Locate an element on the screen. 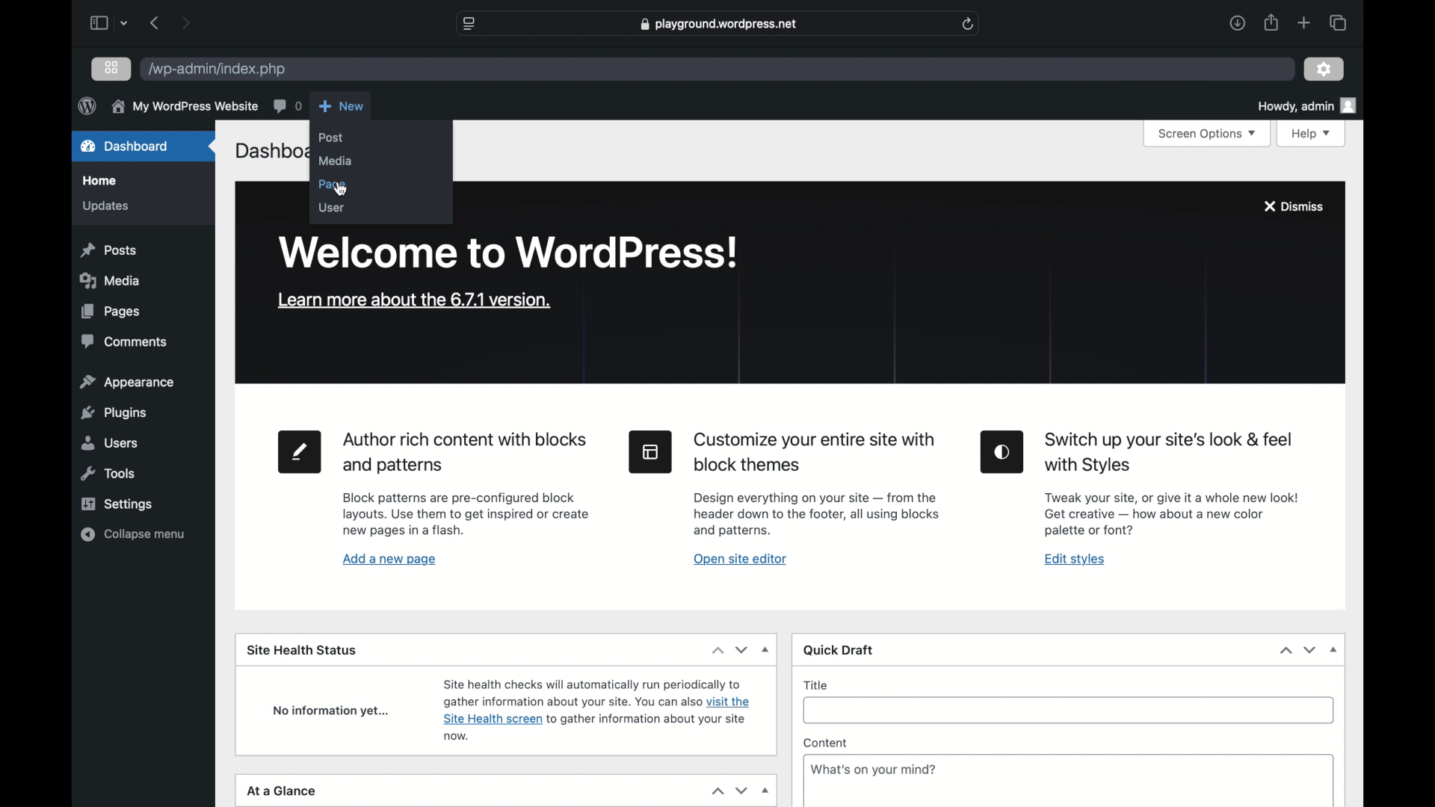 This screenshot has height=807, width=1435. comments is located at coordinates (125, 341).